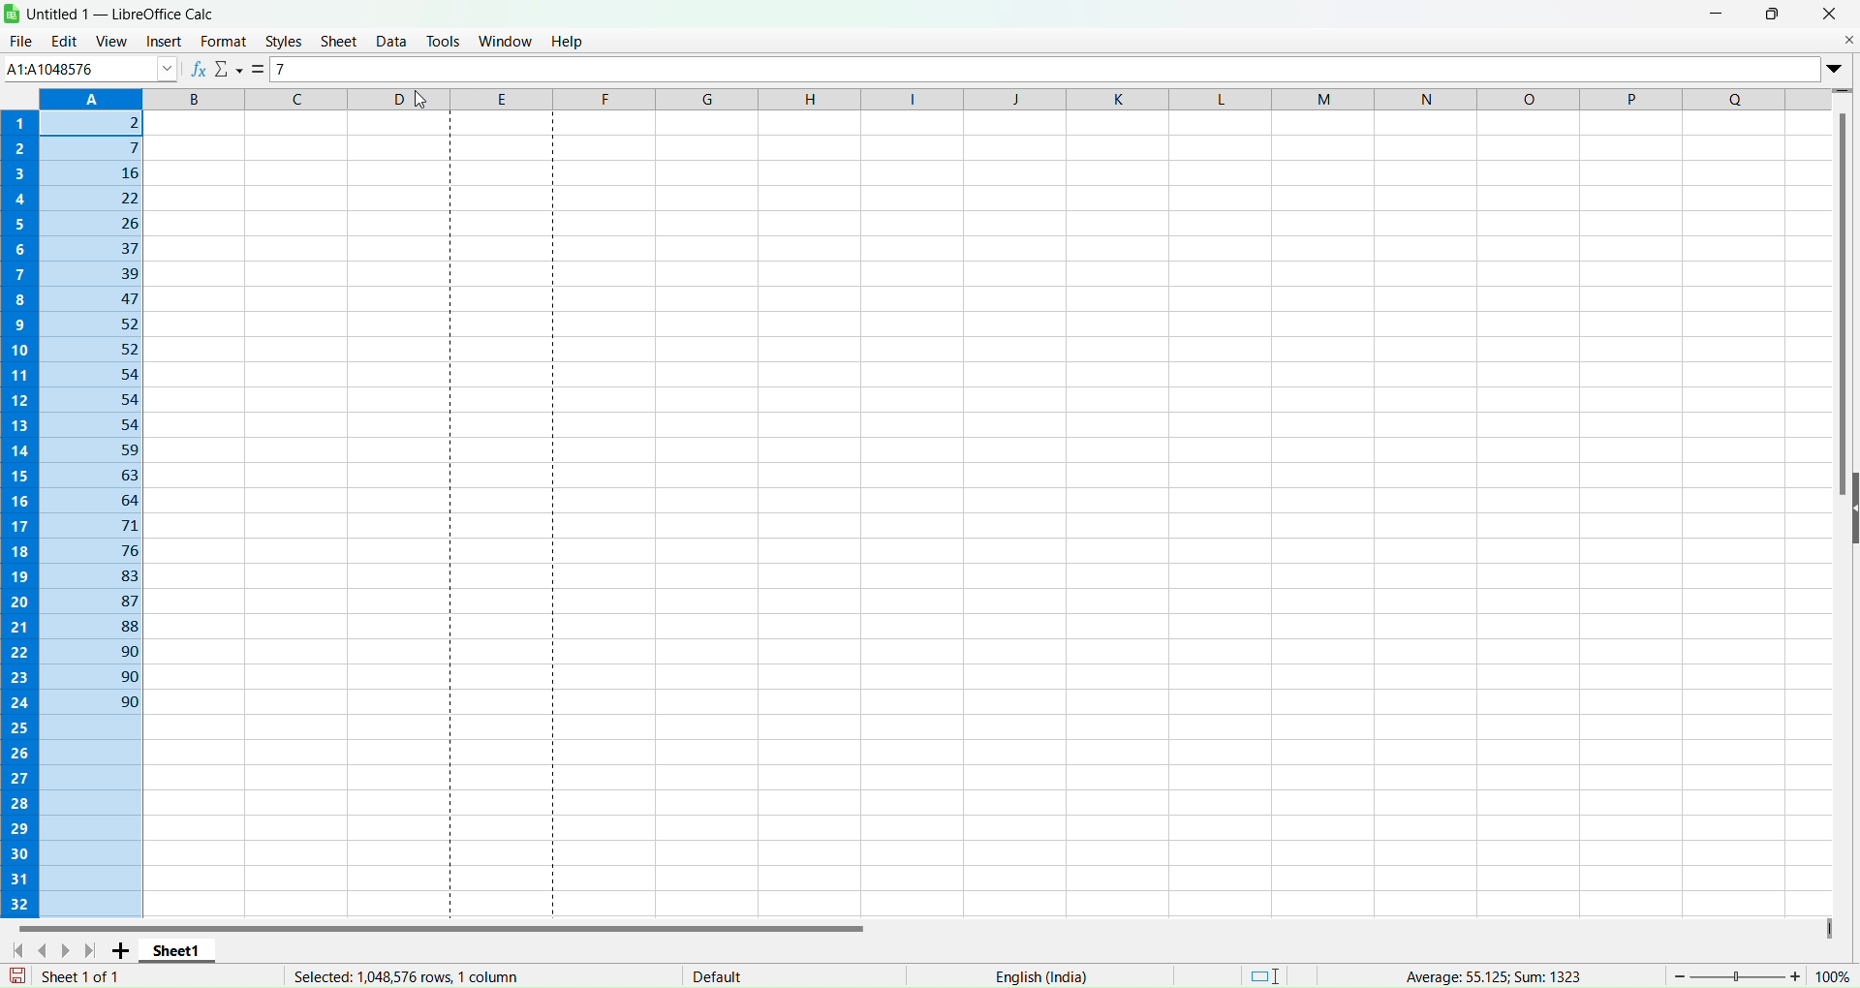 This screenshot has width=1860, height=988. What do you see at coordinates (86, 975) in the screenshot?
I see `total sheets` at bounding box center [86, 975].